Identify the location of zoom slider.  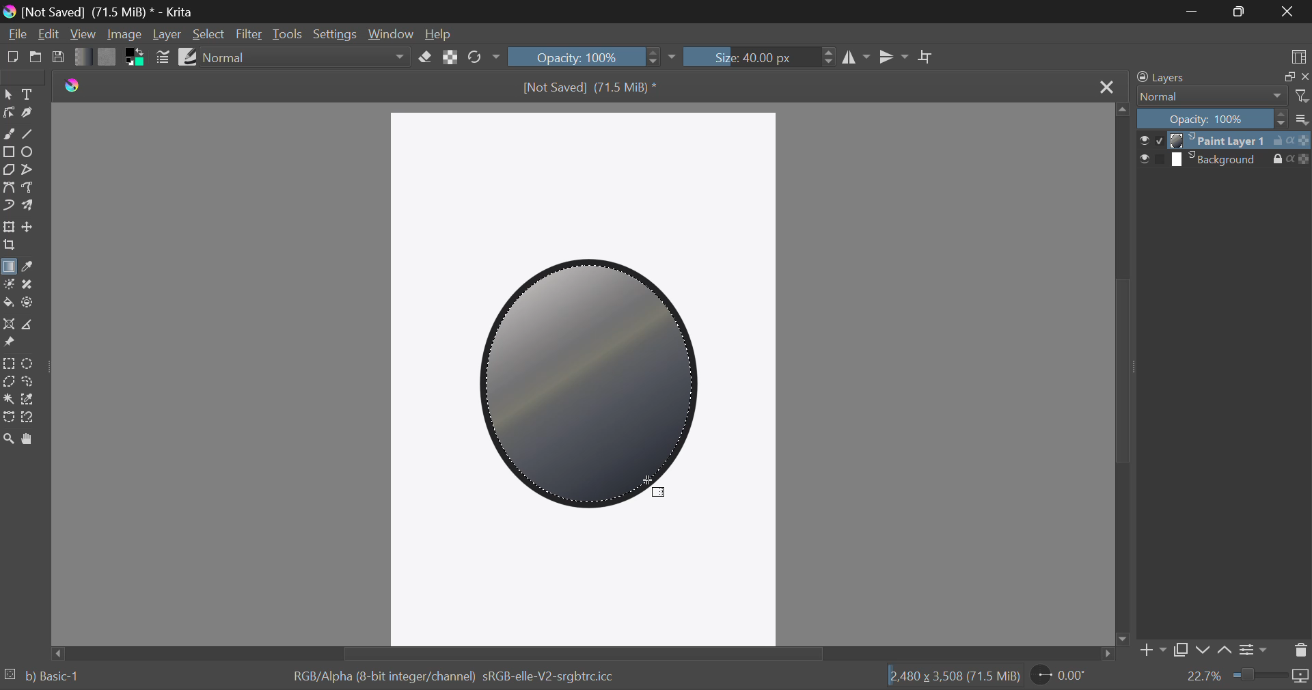
(1261, 674).